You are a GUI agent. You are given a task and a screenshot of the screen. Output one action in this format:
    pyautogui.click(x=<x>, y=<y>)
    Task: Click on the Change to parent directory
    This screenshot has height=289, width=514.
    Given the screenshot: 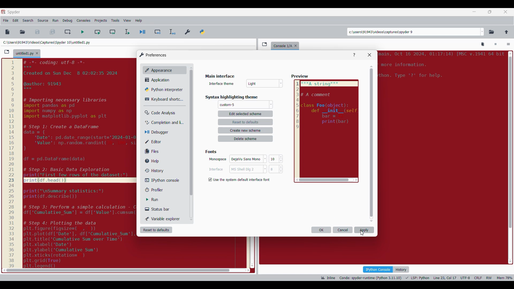 What is the action you would take?
    pyautogui.click(x=507, y=32)
    